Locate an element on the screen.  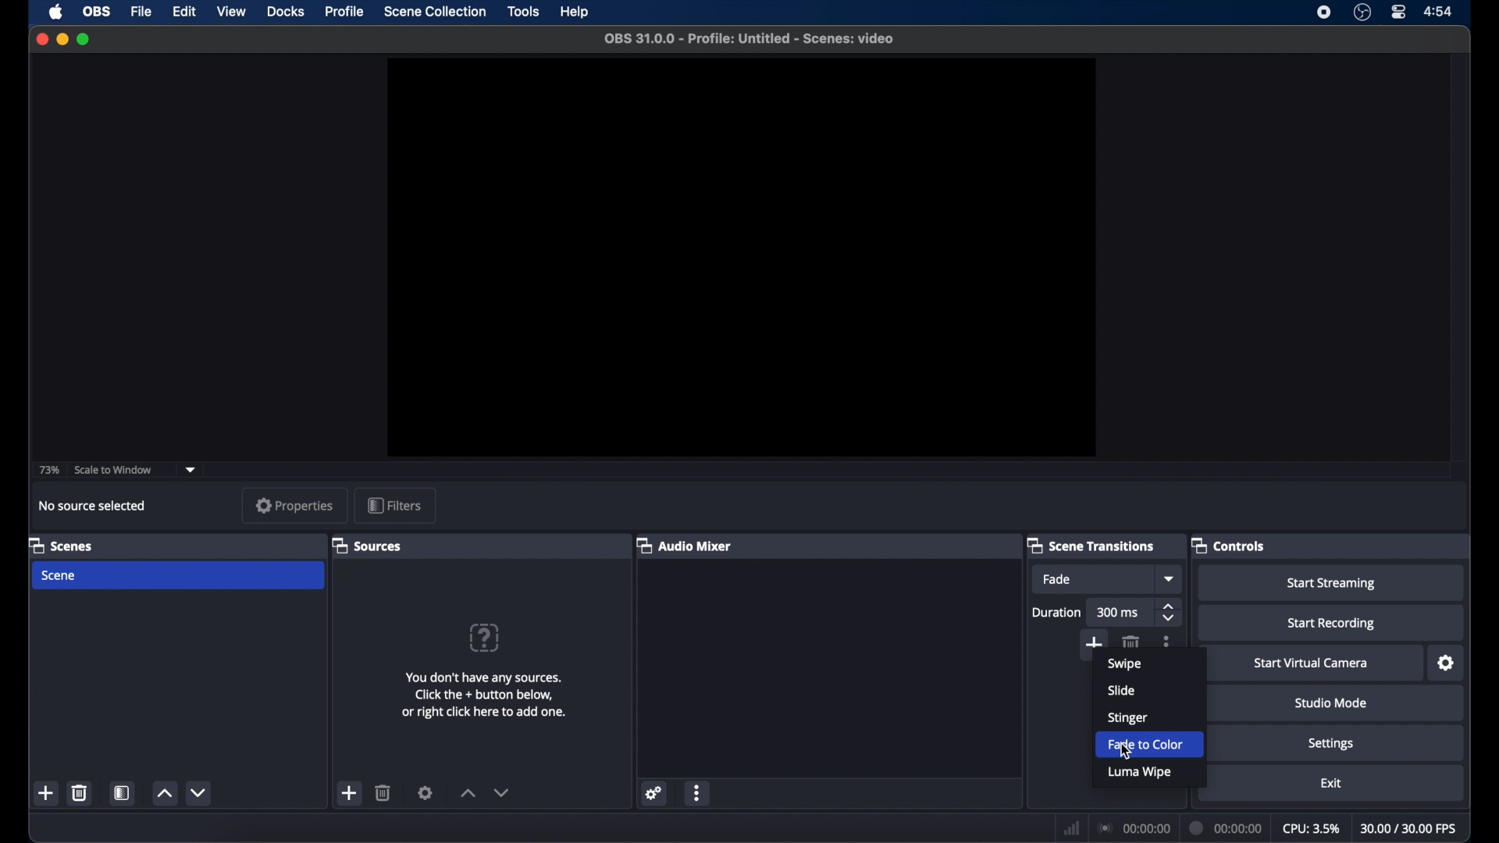
slide is located at coordinates (1120, 691).